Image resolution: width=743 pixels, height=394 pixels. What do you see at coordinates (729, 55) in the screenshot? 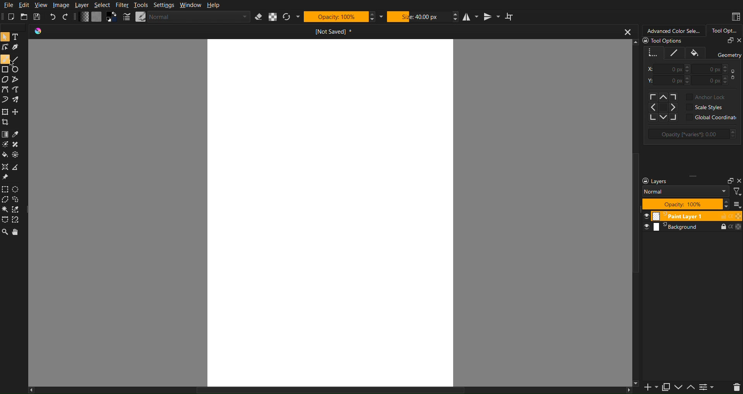
I see `Geometry` at bounding box center [729, 55].